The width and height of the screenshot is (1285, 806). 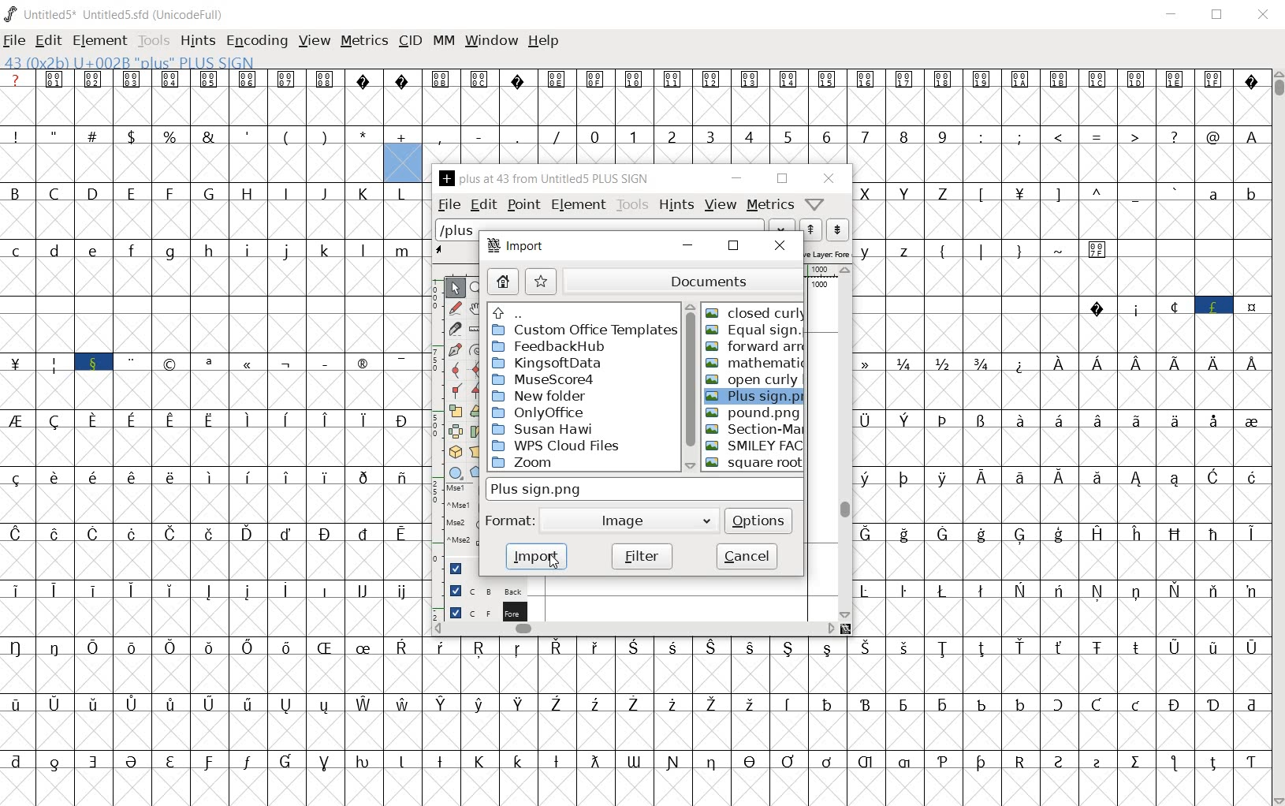 What do you see at coordinates (519, 248) in the screenshot?
I see `import` at bounding box center [519, 248].